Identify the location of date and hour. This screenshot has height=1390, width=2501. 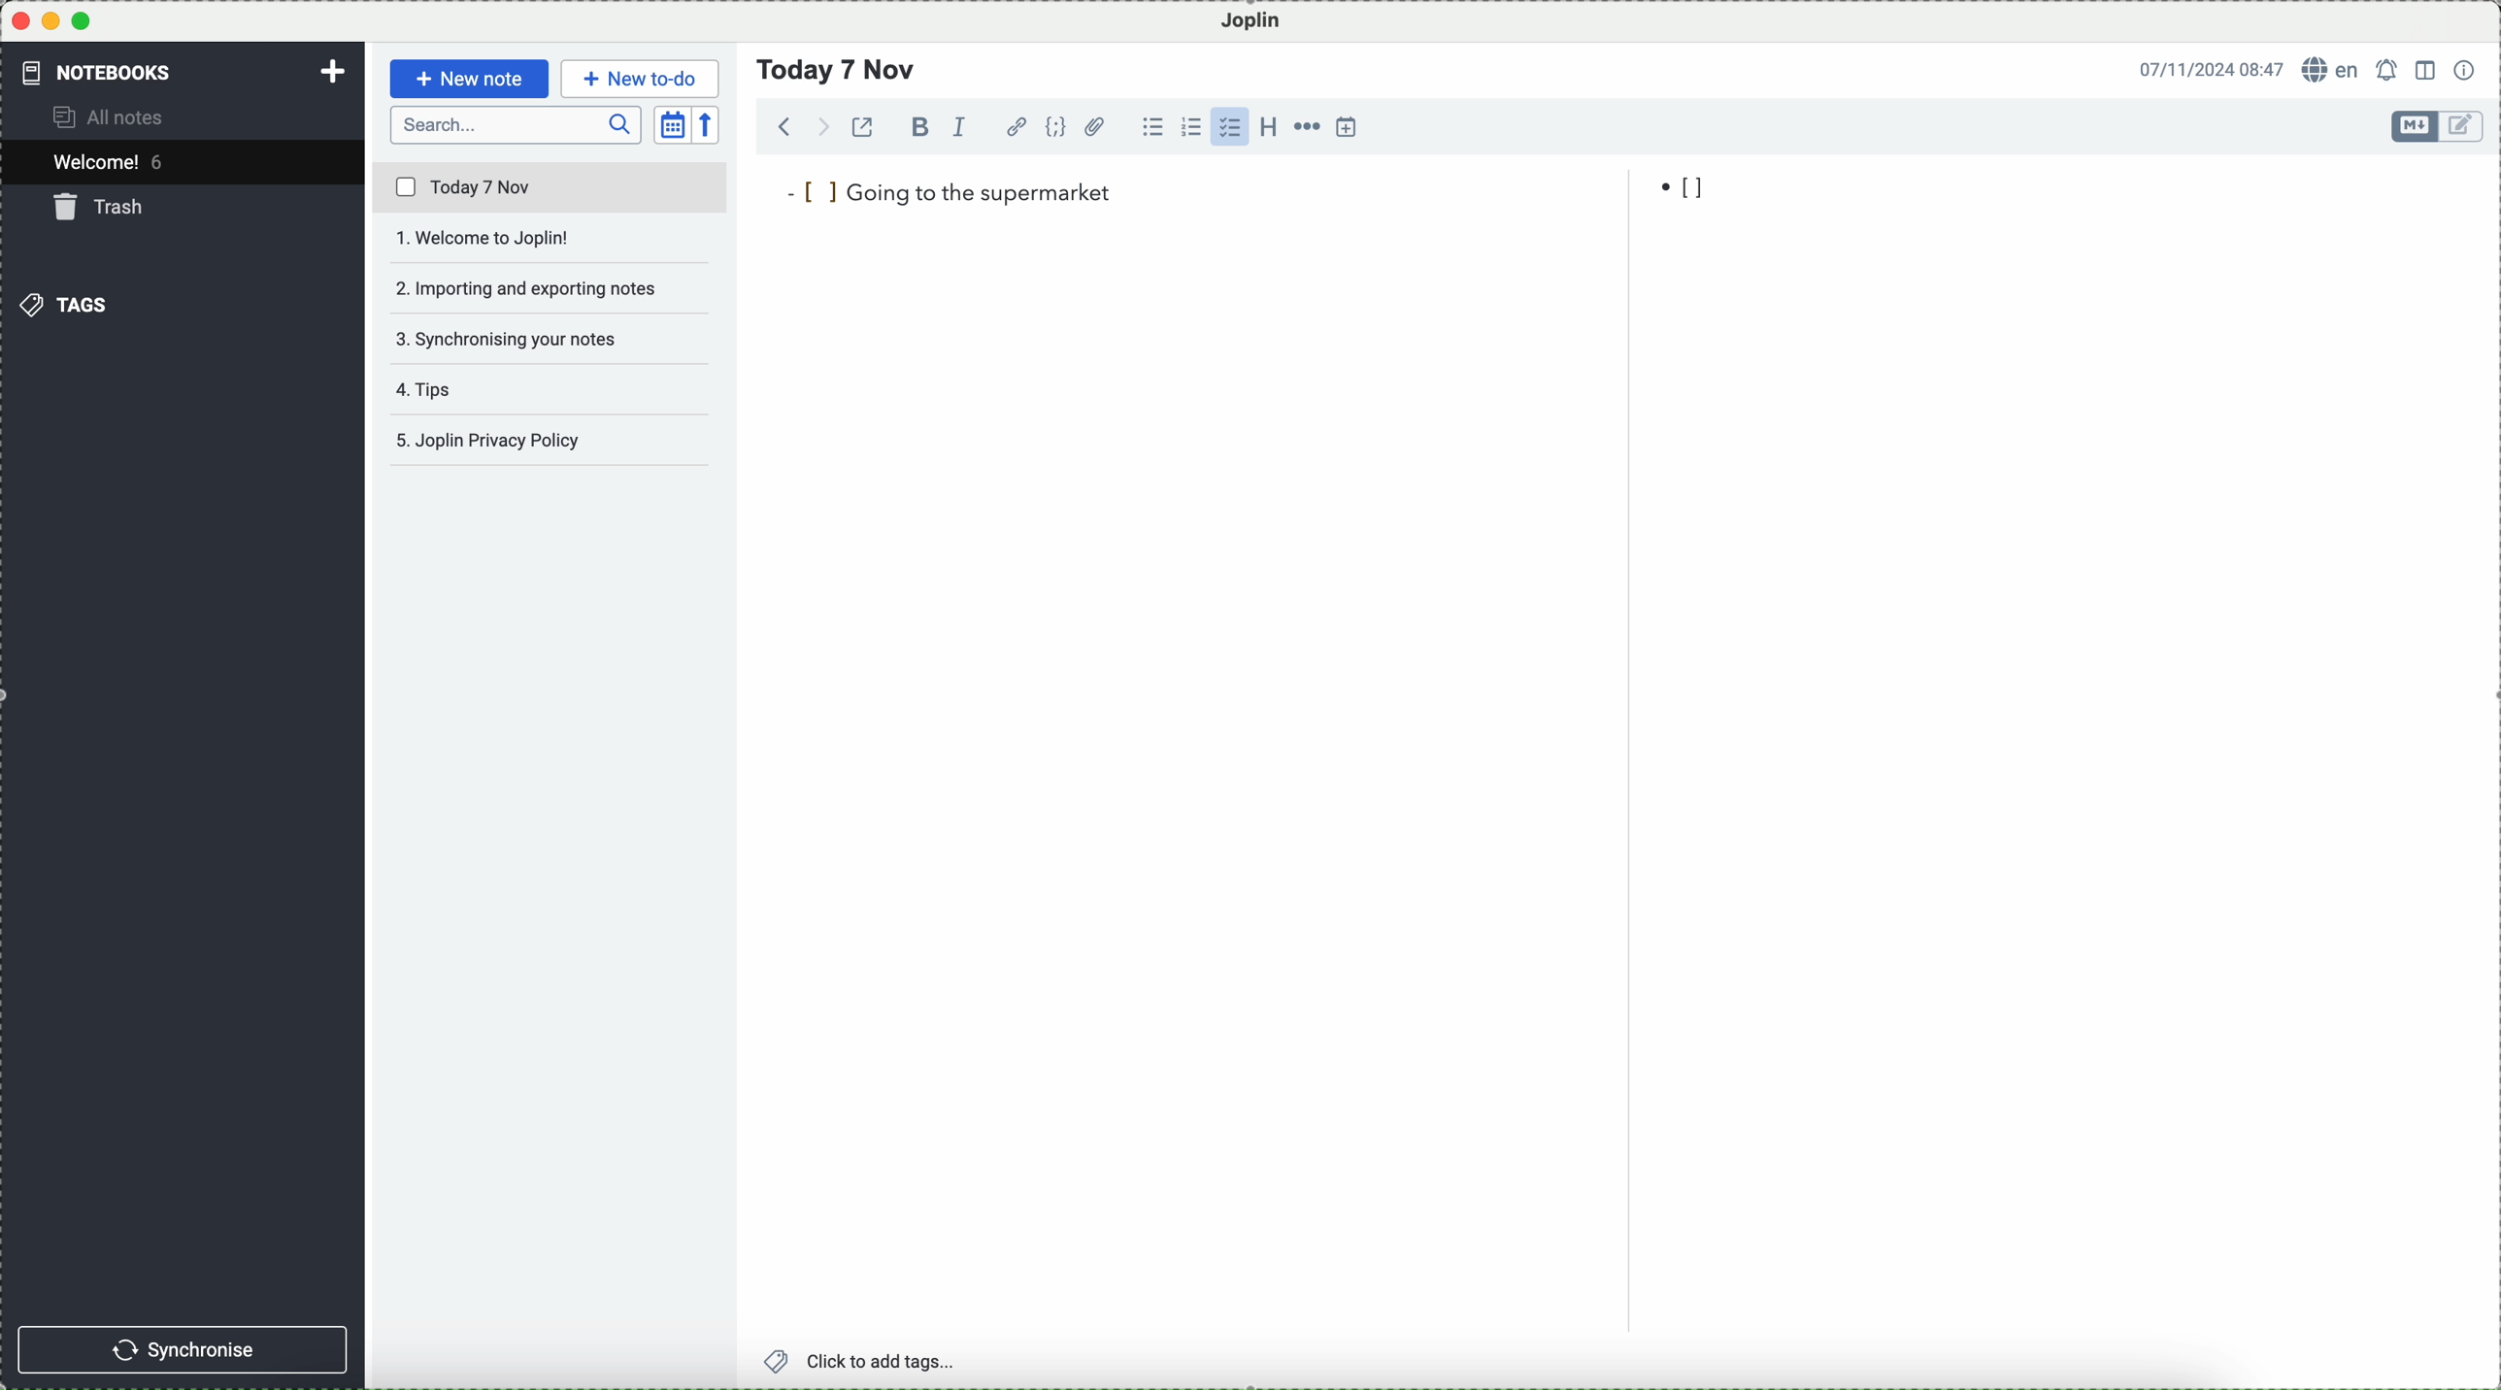
(2212, 68).